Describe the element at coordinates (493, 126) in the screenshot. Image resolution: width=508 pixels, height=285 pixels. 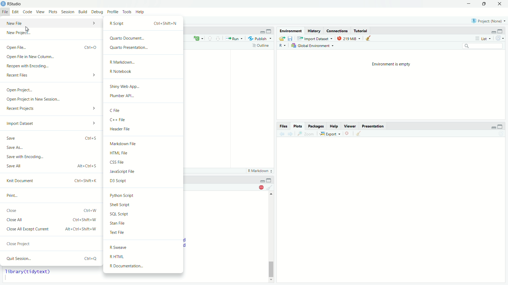
I see `minimize` at that location.